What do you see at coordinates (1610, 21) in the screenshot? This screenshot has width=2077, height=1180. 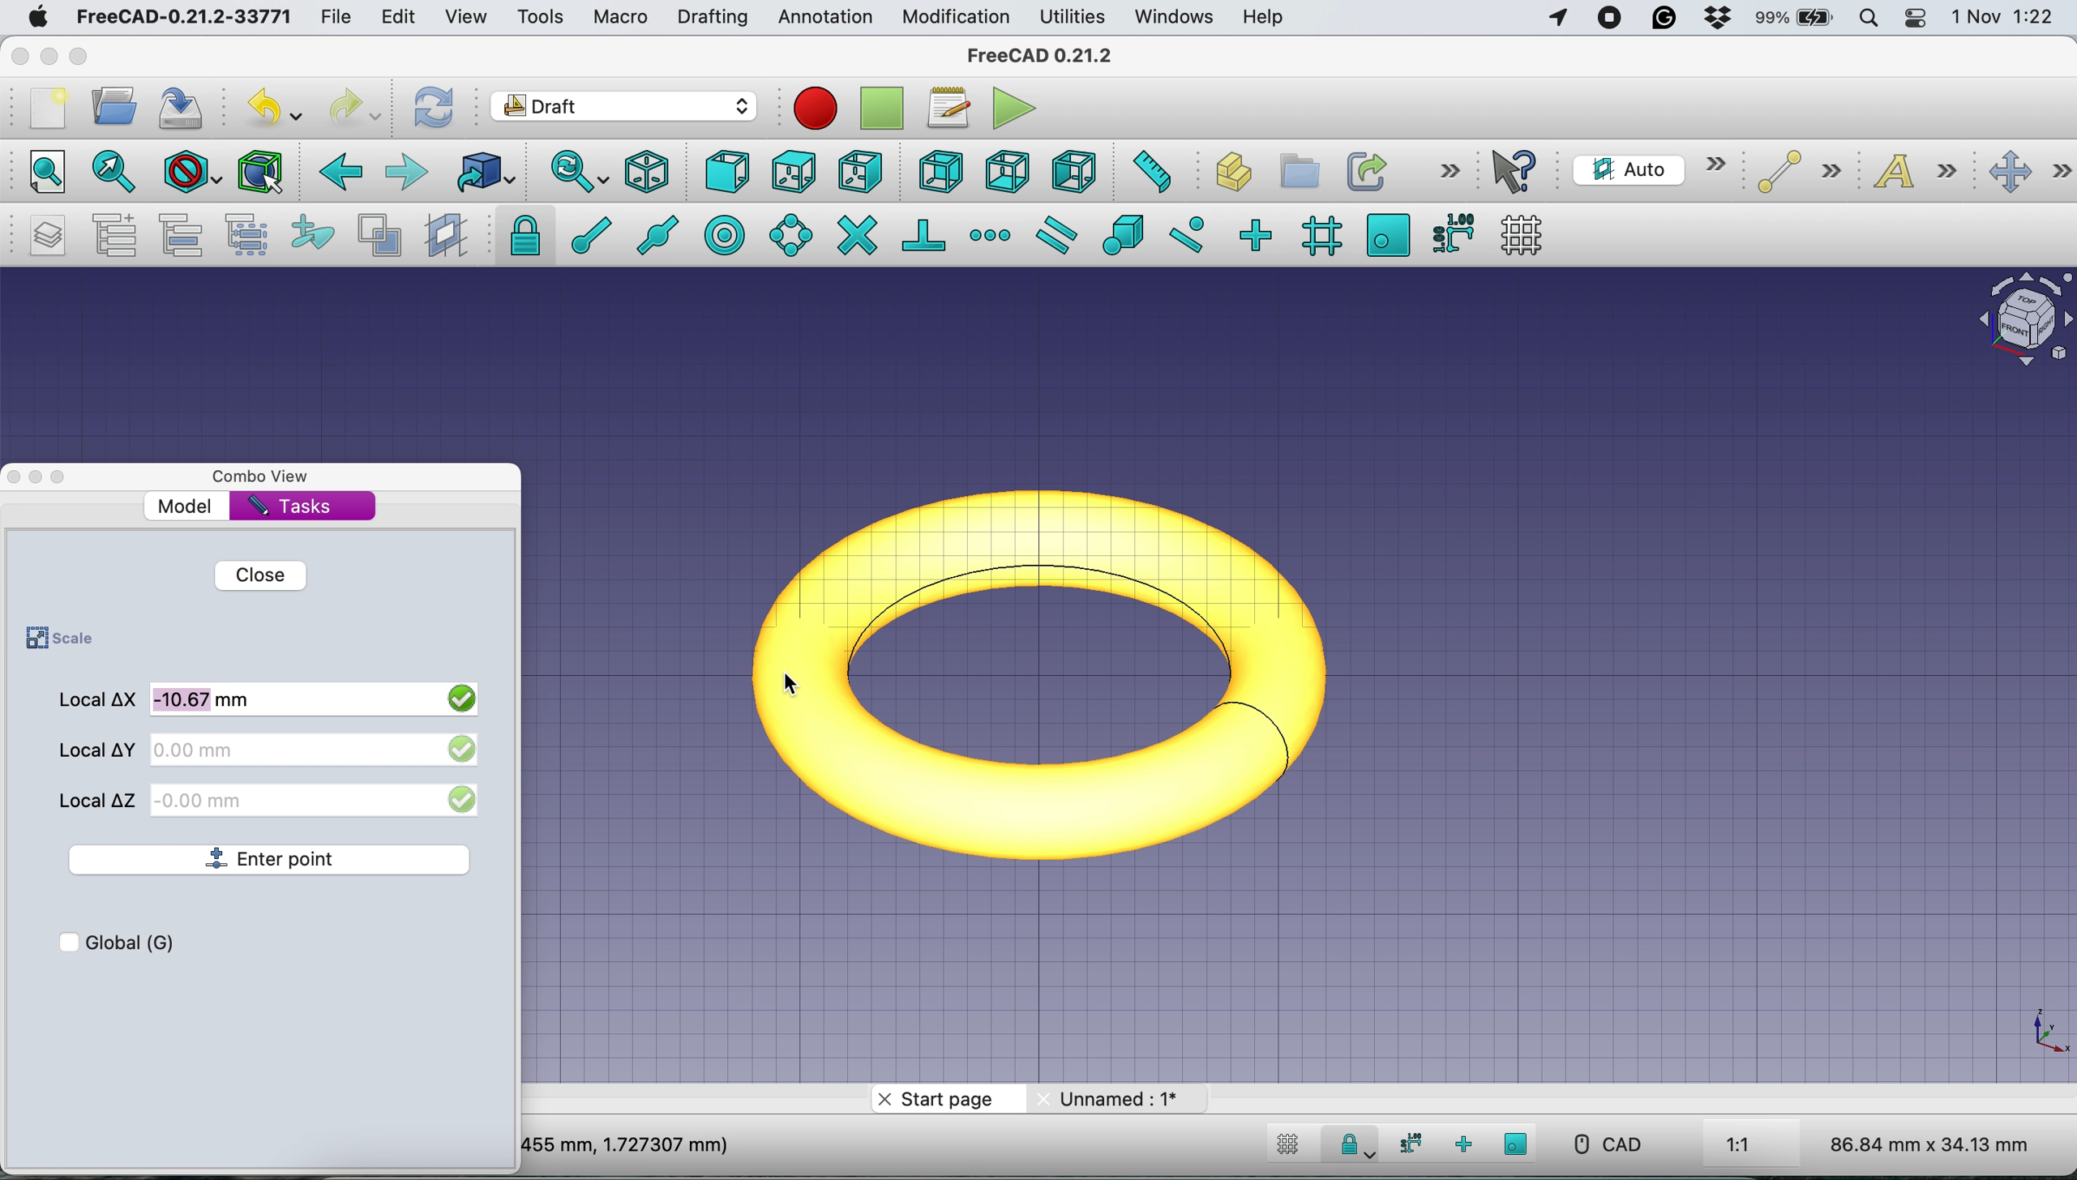 I see `screen recorder` at bounding box center [1610, 21].